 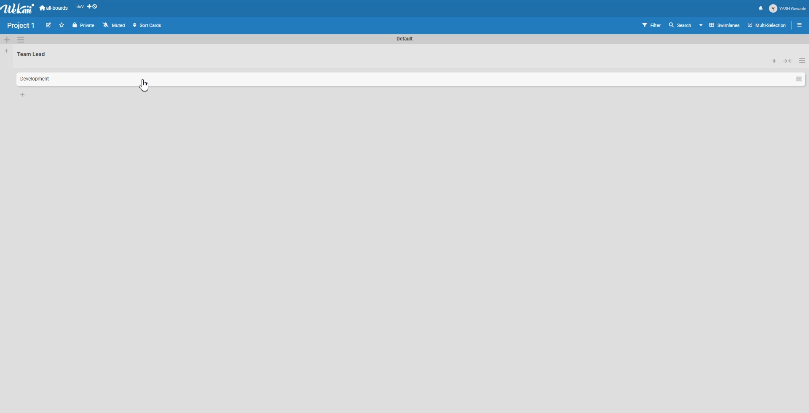 What do you see at coordinates (54, 8) in the screenshot?
I see `all-boards` at bounding box center [54, 8].